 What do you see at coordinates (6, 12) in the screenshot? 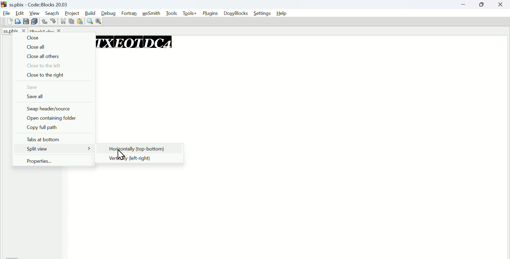
I see `file` at bounding box center [6, 12].